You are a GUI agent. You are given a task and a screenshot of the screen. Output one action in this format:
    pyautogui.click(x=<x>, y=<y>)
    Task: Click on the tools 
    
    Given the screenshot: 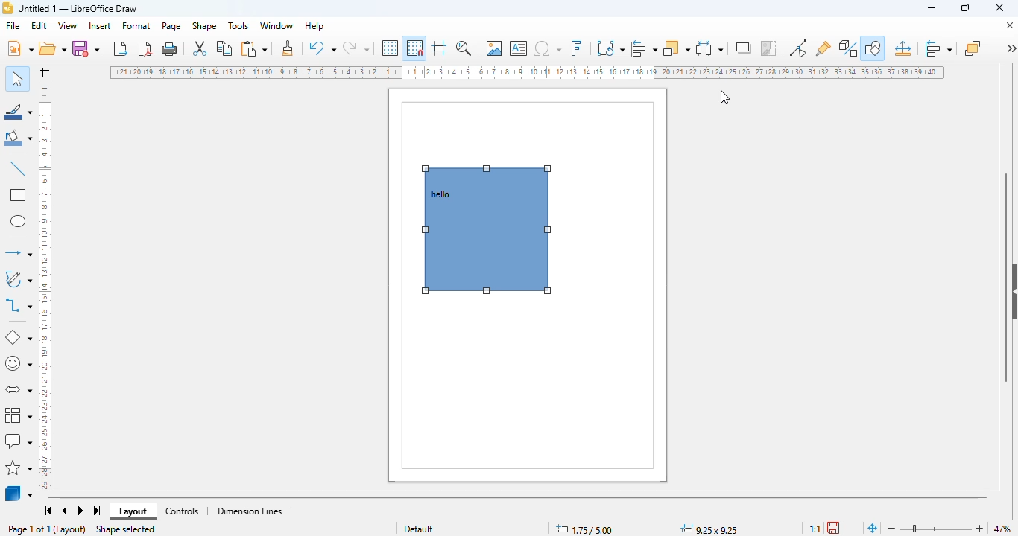 What is the action you would take?
    pyautogui.click(x=238, y=25)
    